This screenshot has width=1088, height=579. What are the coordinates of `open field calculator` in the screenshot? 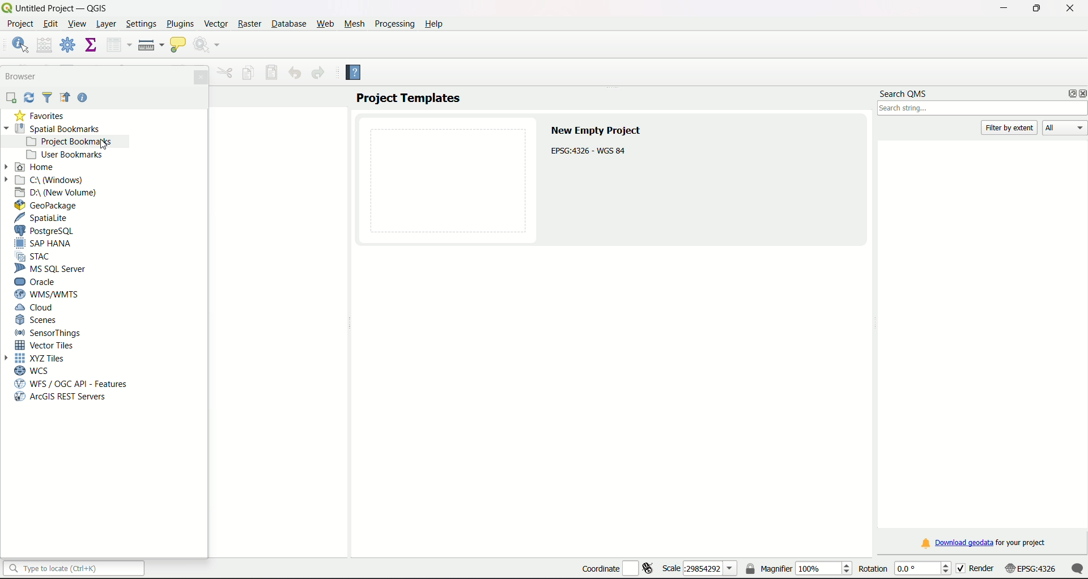 It's located at (45, 44).